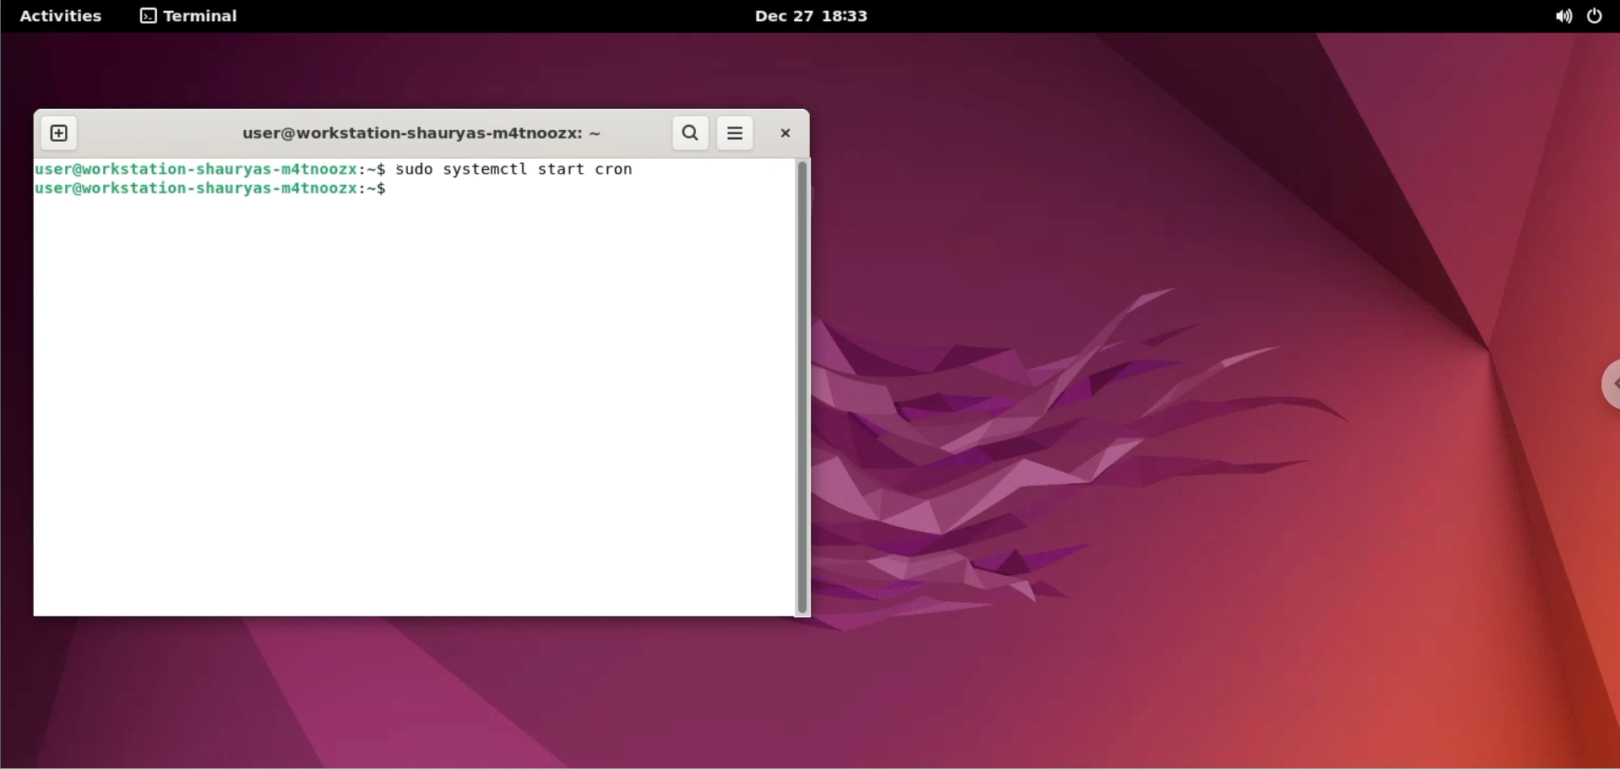  What do you see at coordinates (223, 189) in the screenshot?
I see `user@workstation-shauryas-m4tnoozx:~$` at bounding box center [223, 189].